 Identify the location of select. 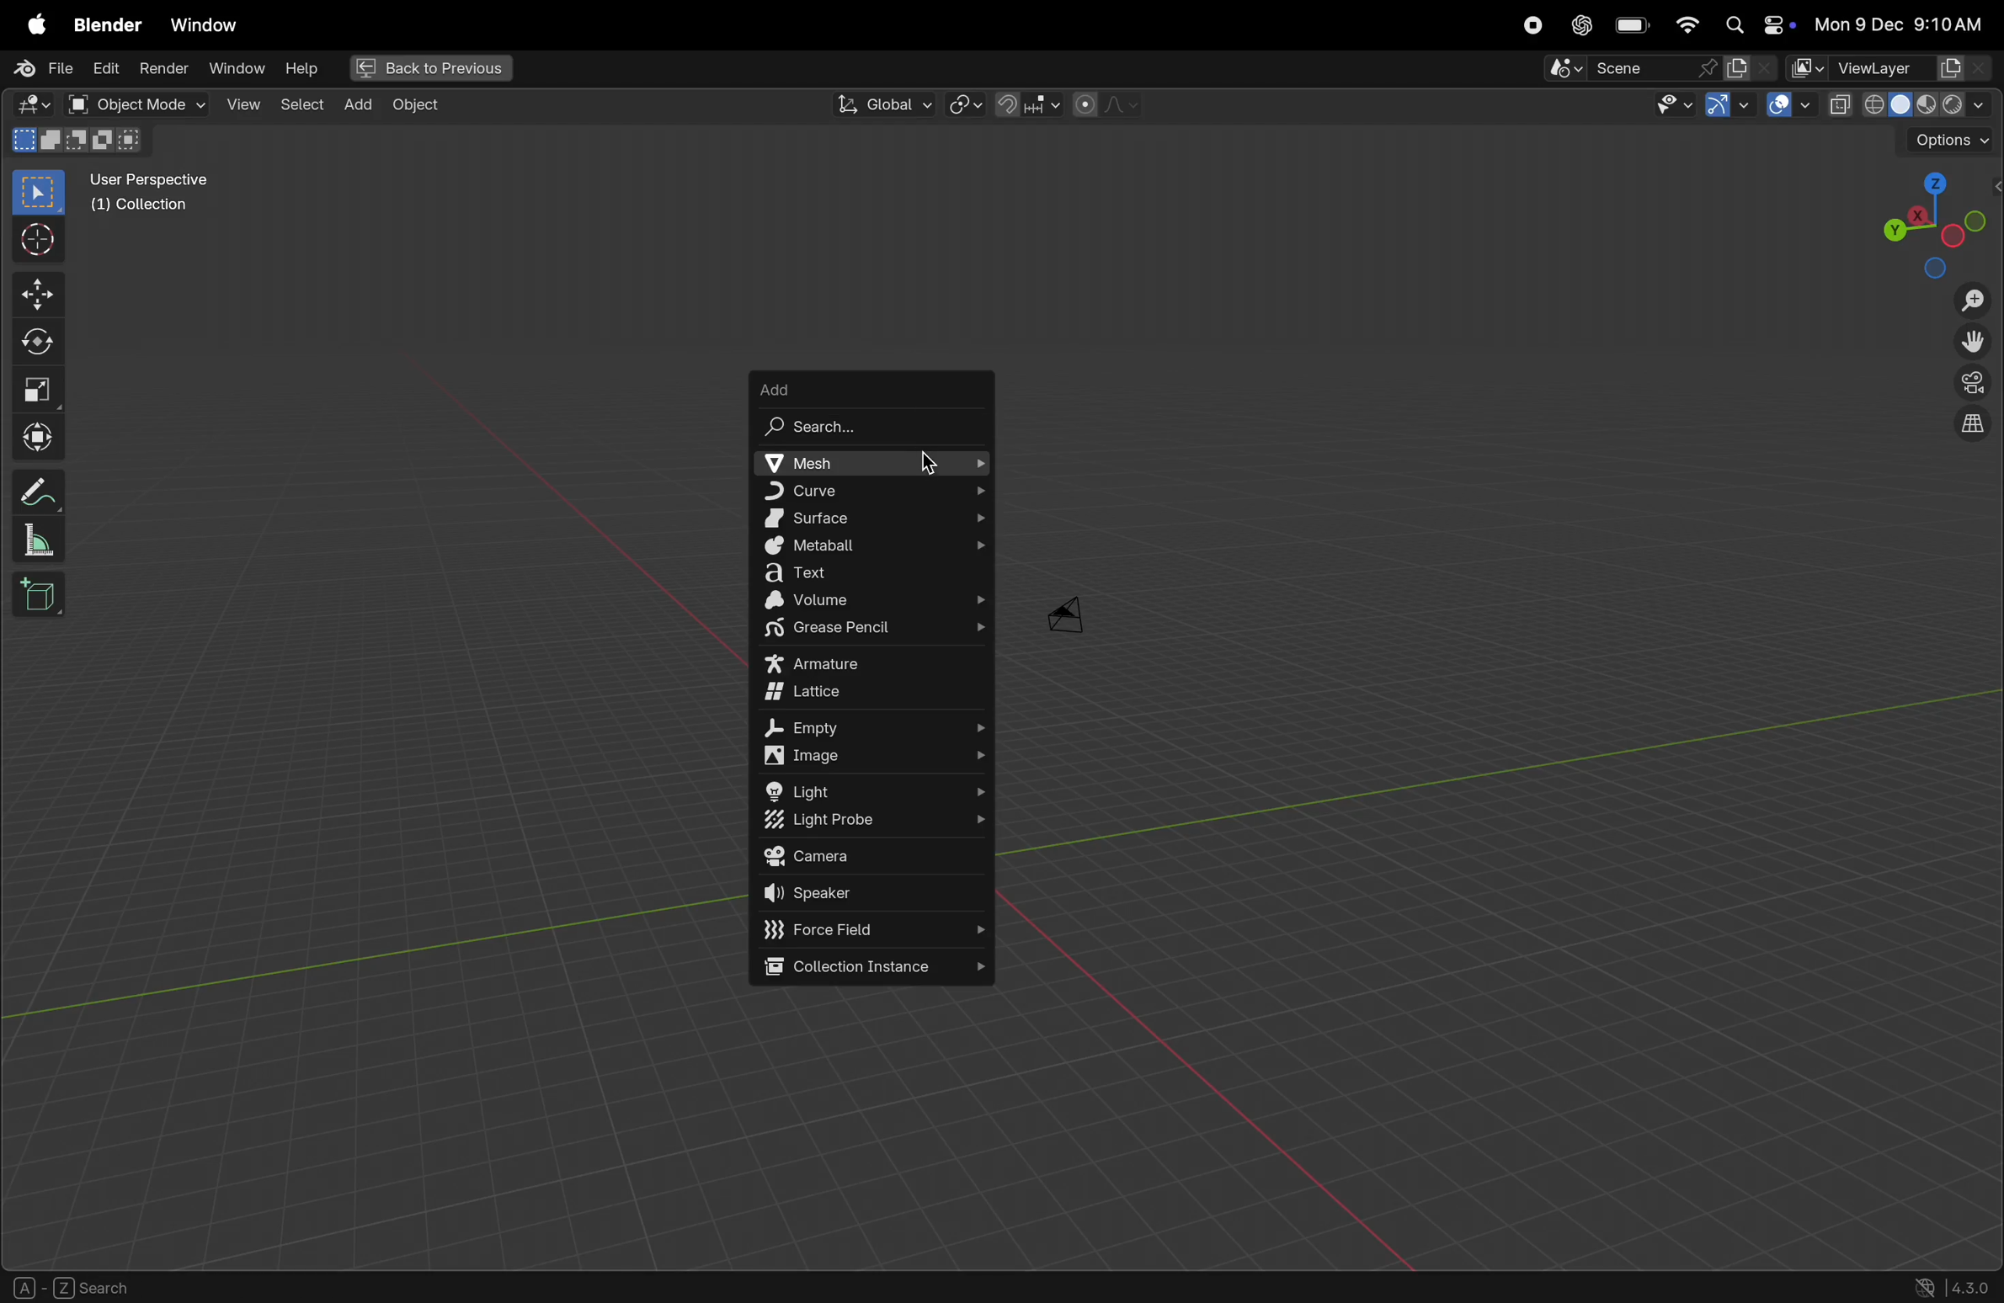
(40, 193).